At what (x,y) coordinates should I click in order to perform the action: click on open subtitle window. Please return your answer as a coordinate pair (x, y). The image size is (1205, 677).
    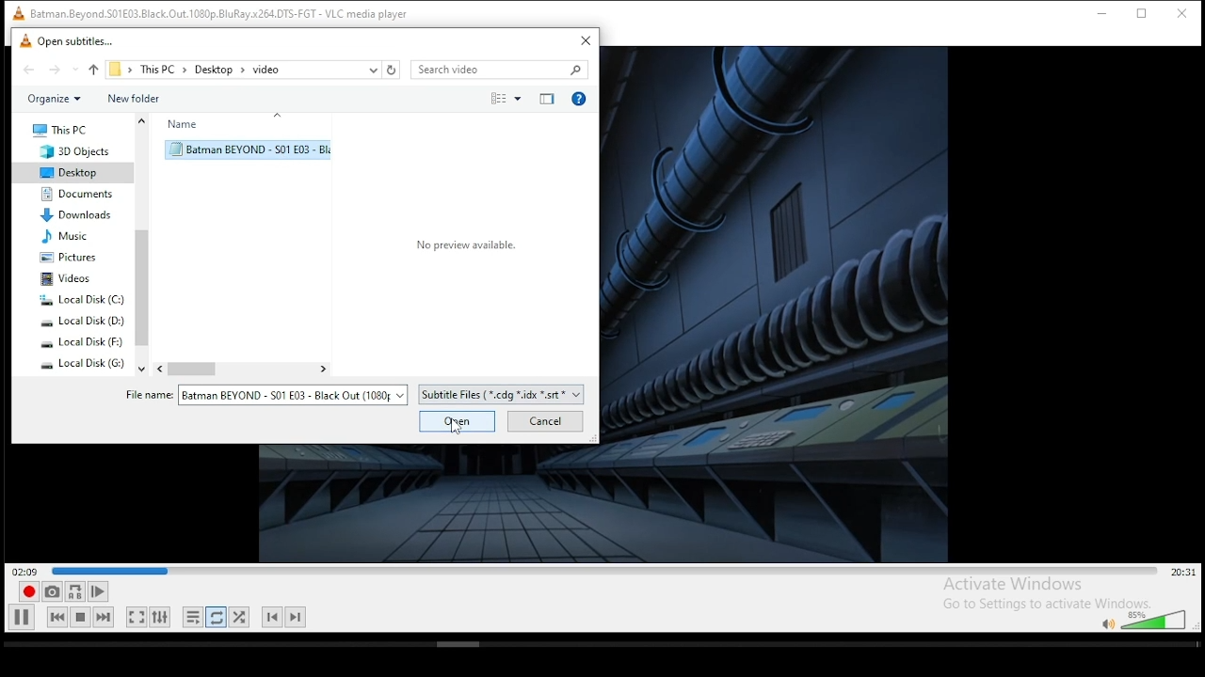
    Looking at the image, I should click on (72, 42).